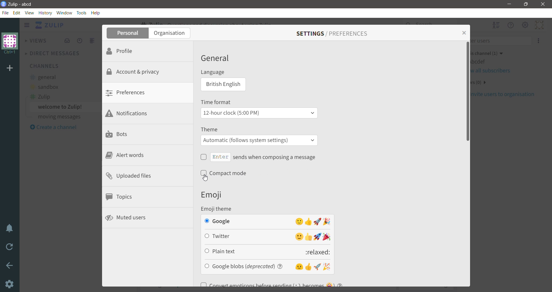  What do you see at coordinates (258, 157) in the screenshot?
I see `Enter sends when composing a message` at bounding box center [258, 157].